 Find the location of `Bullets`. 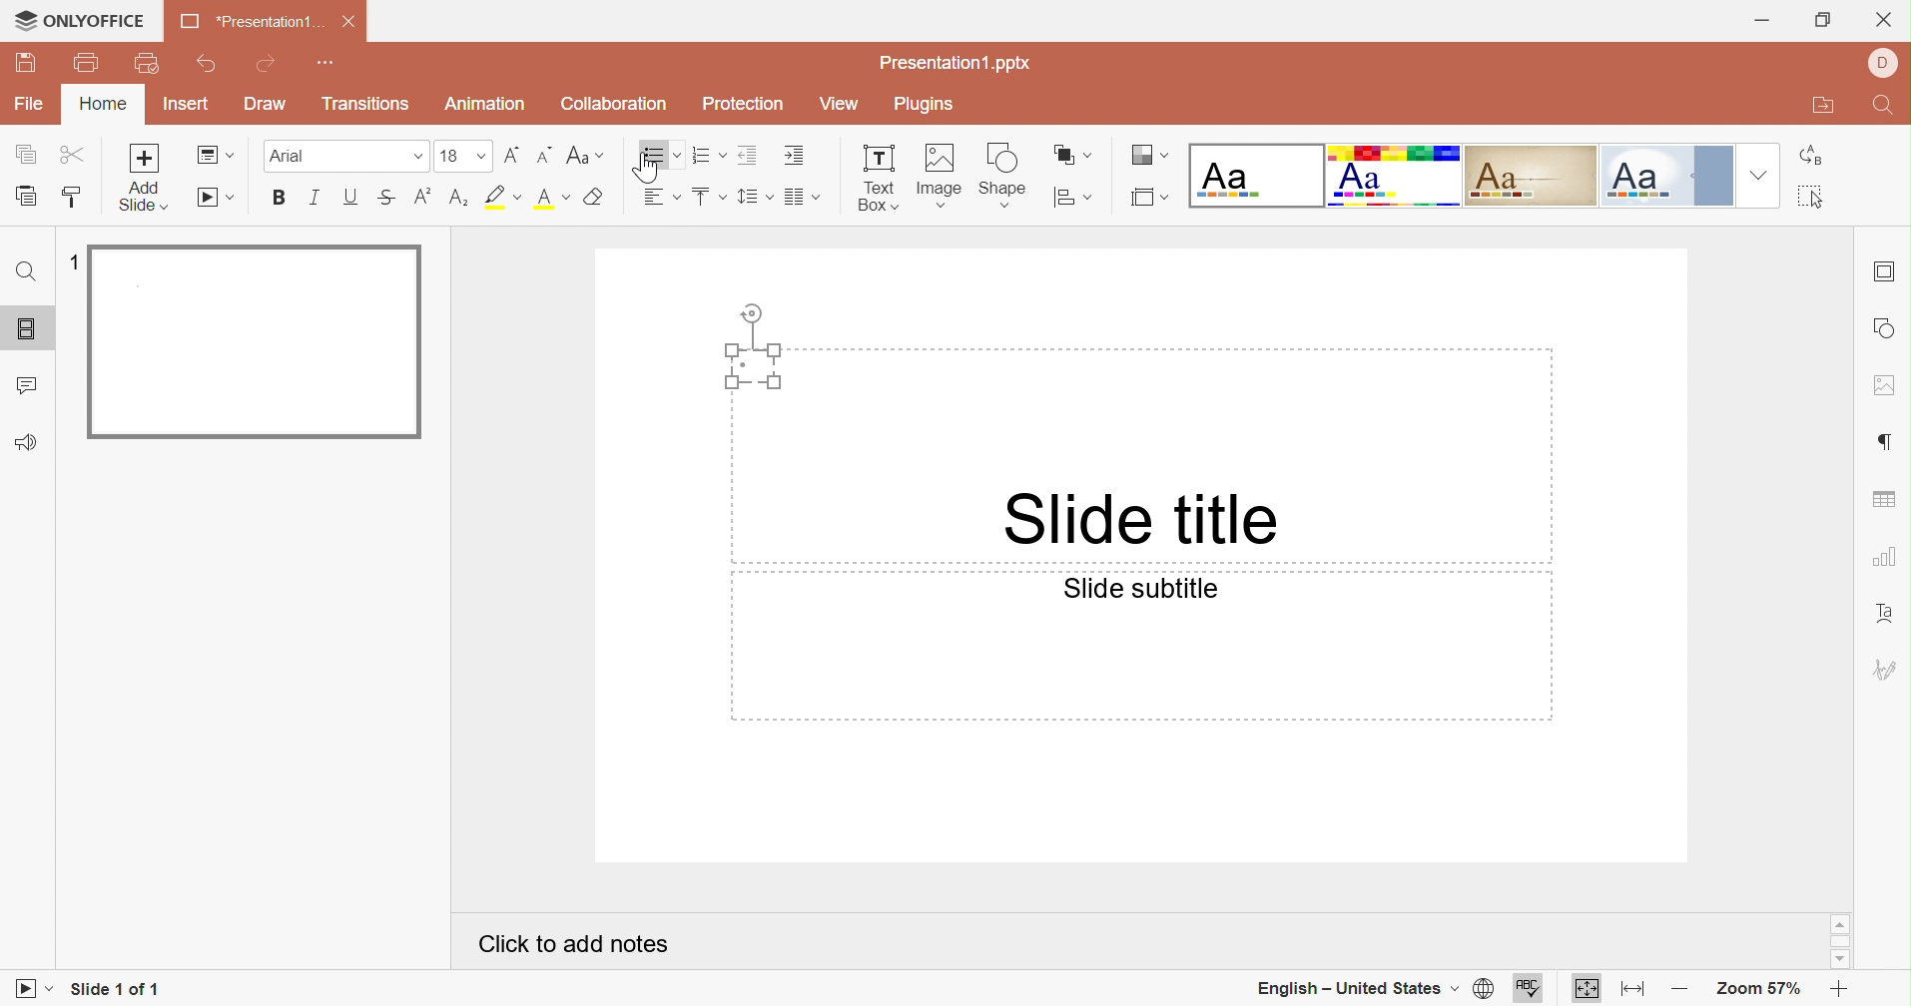

Bullets is located at coordinates (714, 197).